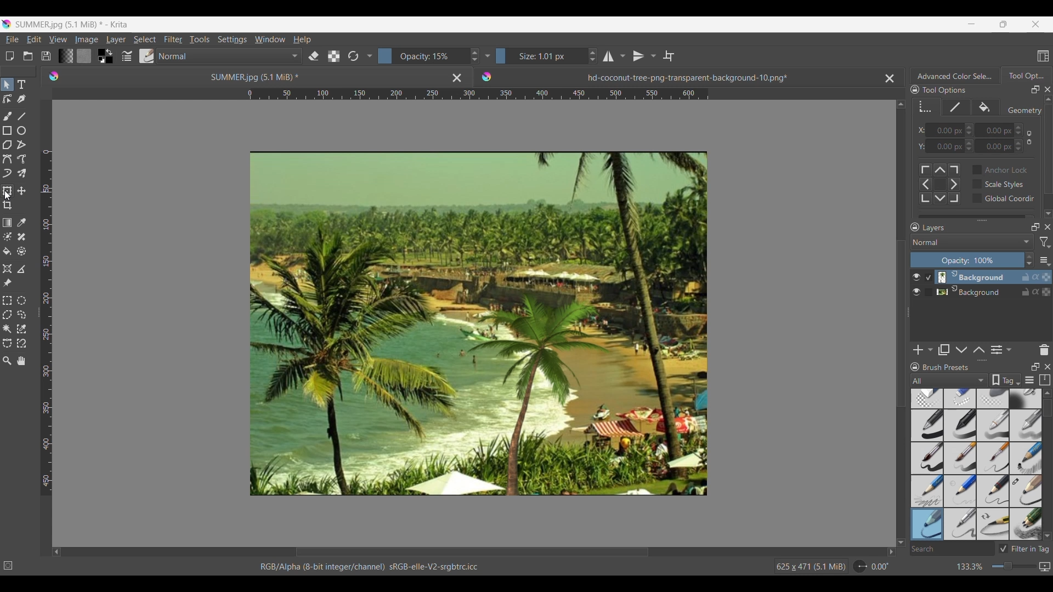 This screenshot has width=1053, height=592. Describe the element at coordinates (116, 40) in the screenshot. I see `Layer` at that location.